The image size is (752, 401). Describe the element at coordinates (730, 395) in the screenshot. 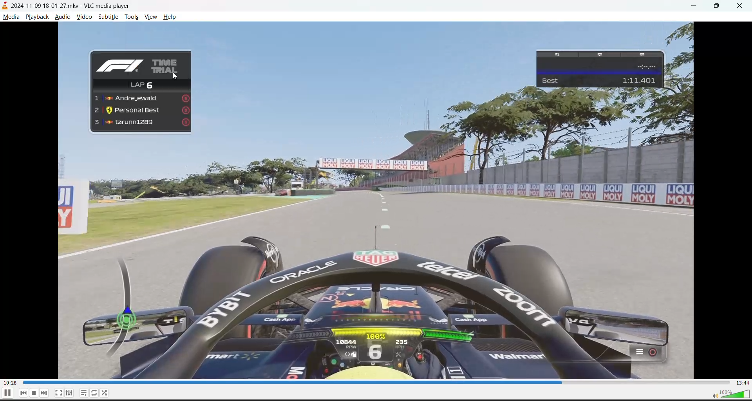

I see `volume` at that location.